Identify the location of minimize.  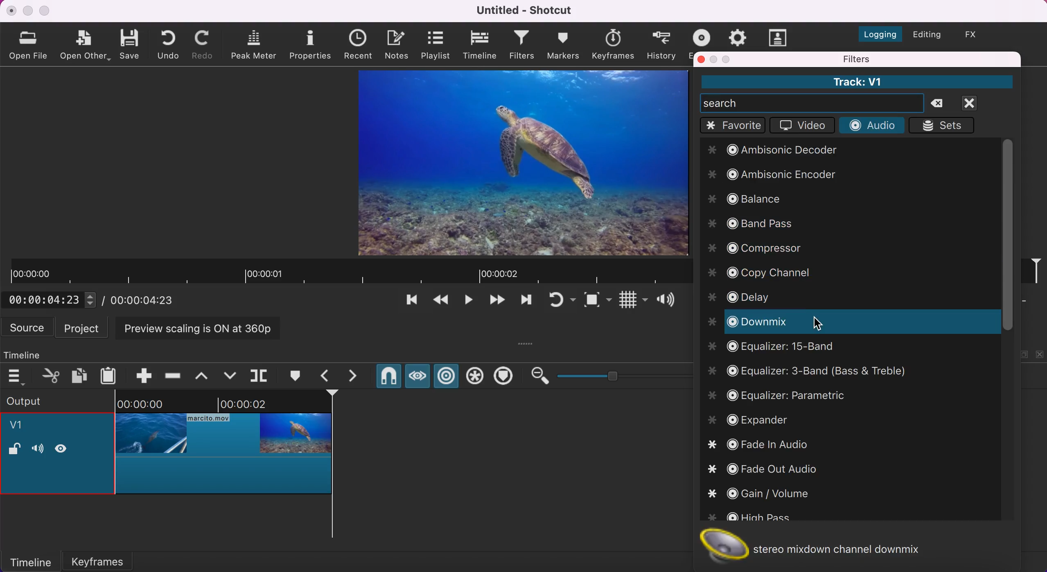
(27, 11).